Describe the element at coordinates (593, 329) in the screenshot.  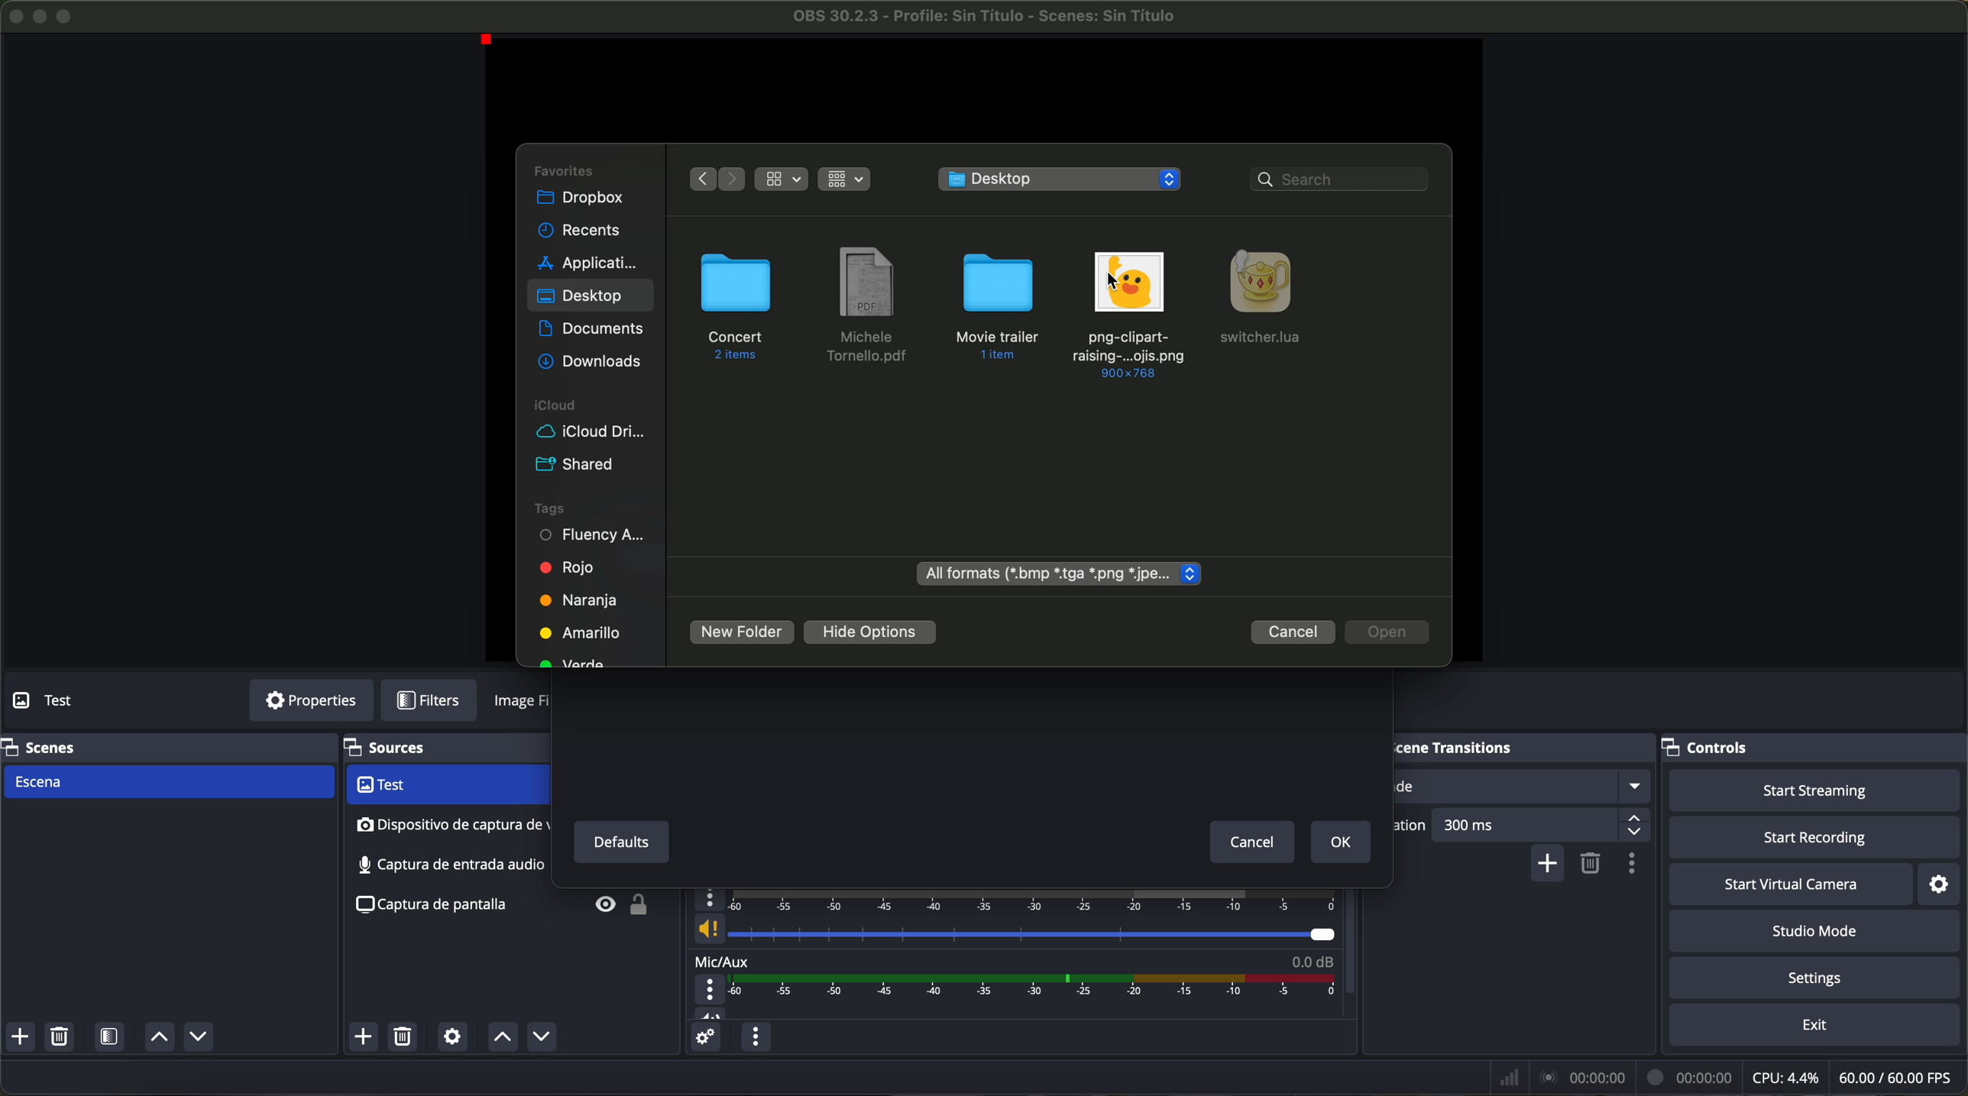
I see `documents` at that location.